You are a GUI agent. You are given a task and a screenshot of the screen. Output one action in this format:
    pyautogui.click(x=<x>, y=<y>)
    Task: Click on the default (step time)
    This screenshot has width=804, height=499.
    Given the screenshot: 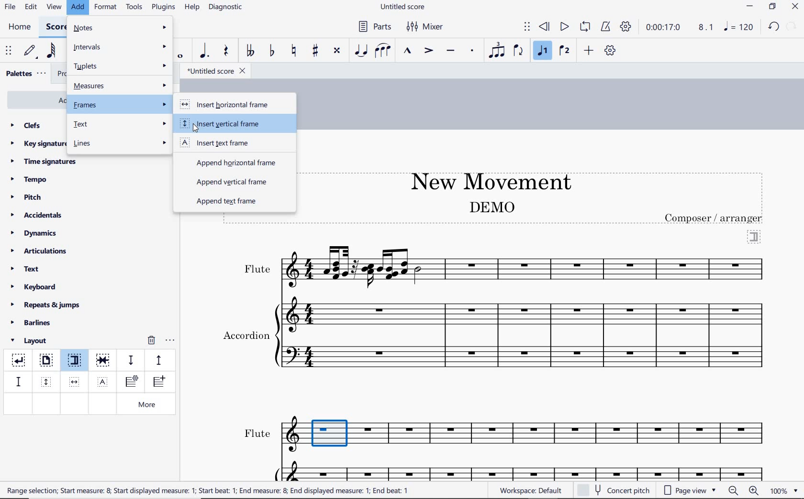 What is the action you would take?
    pyautogui.click(x=31, y=51)
    